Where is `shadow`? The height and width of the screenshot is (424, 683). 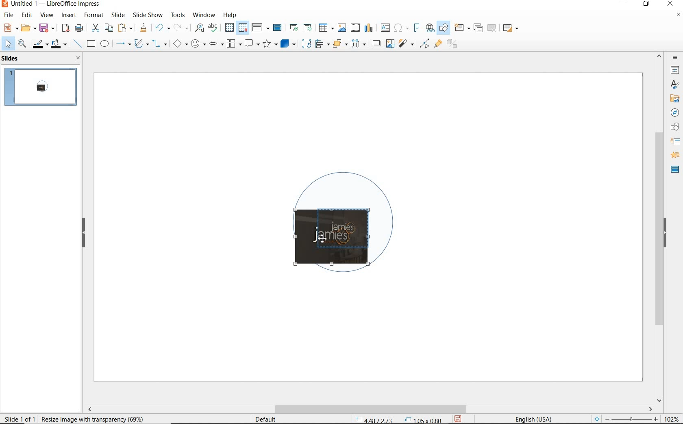
shadow is located at coordinates (376, 43).